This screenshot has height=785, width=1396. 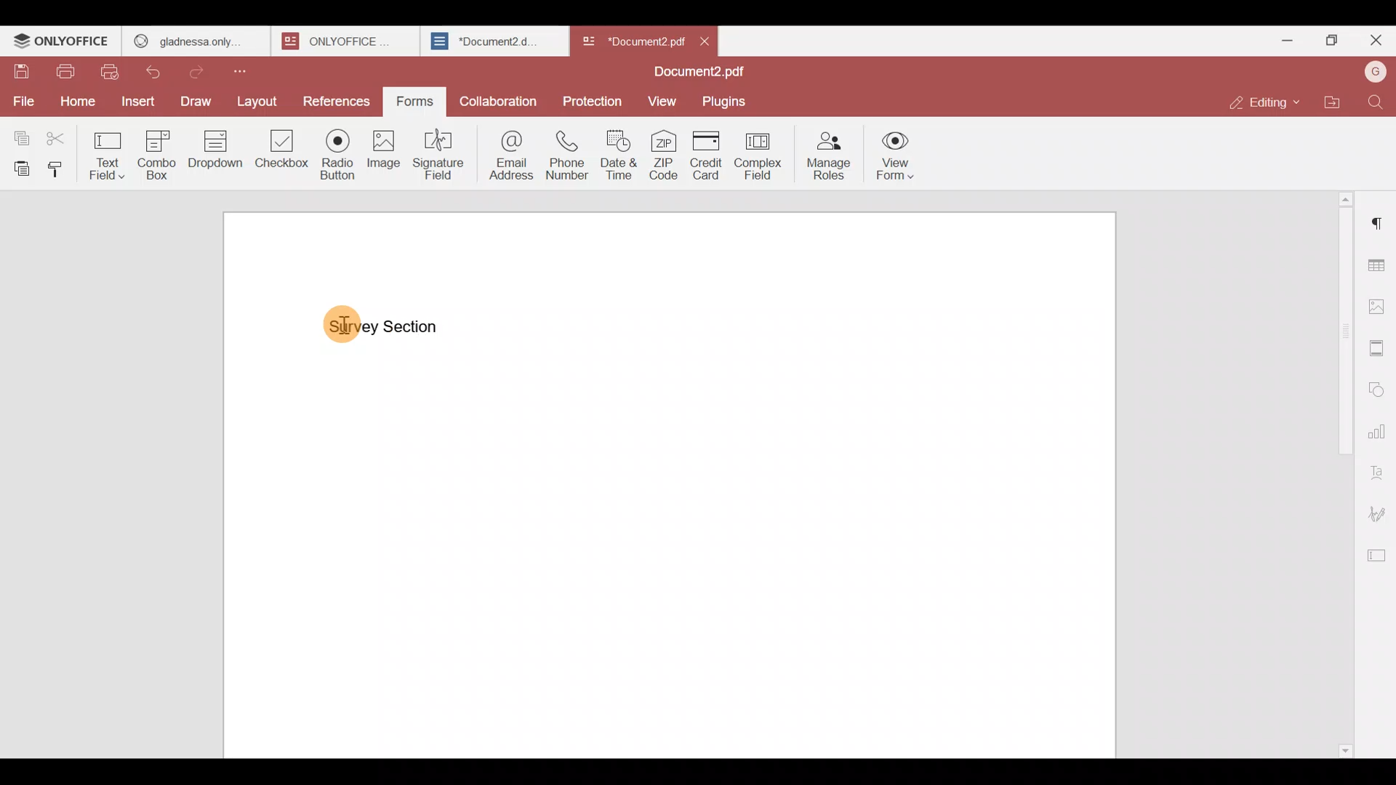 What do you see at coordinates (593, 100) in the screenshot?
I see `Protection` at bounding box center [593, 100].